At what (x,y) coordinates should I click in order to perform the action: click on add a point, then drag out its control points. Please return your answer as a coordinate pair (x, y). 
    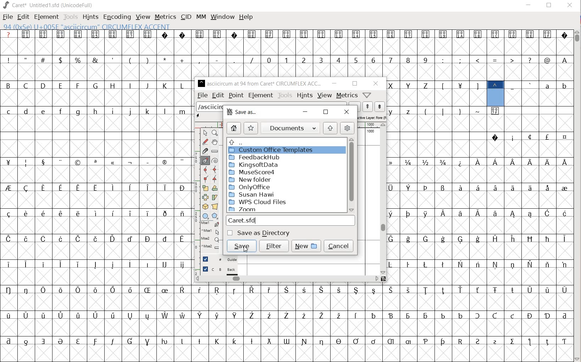
    Looking at the image, I should click on (205, 160).